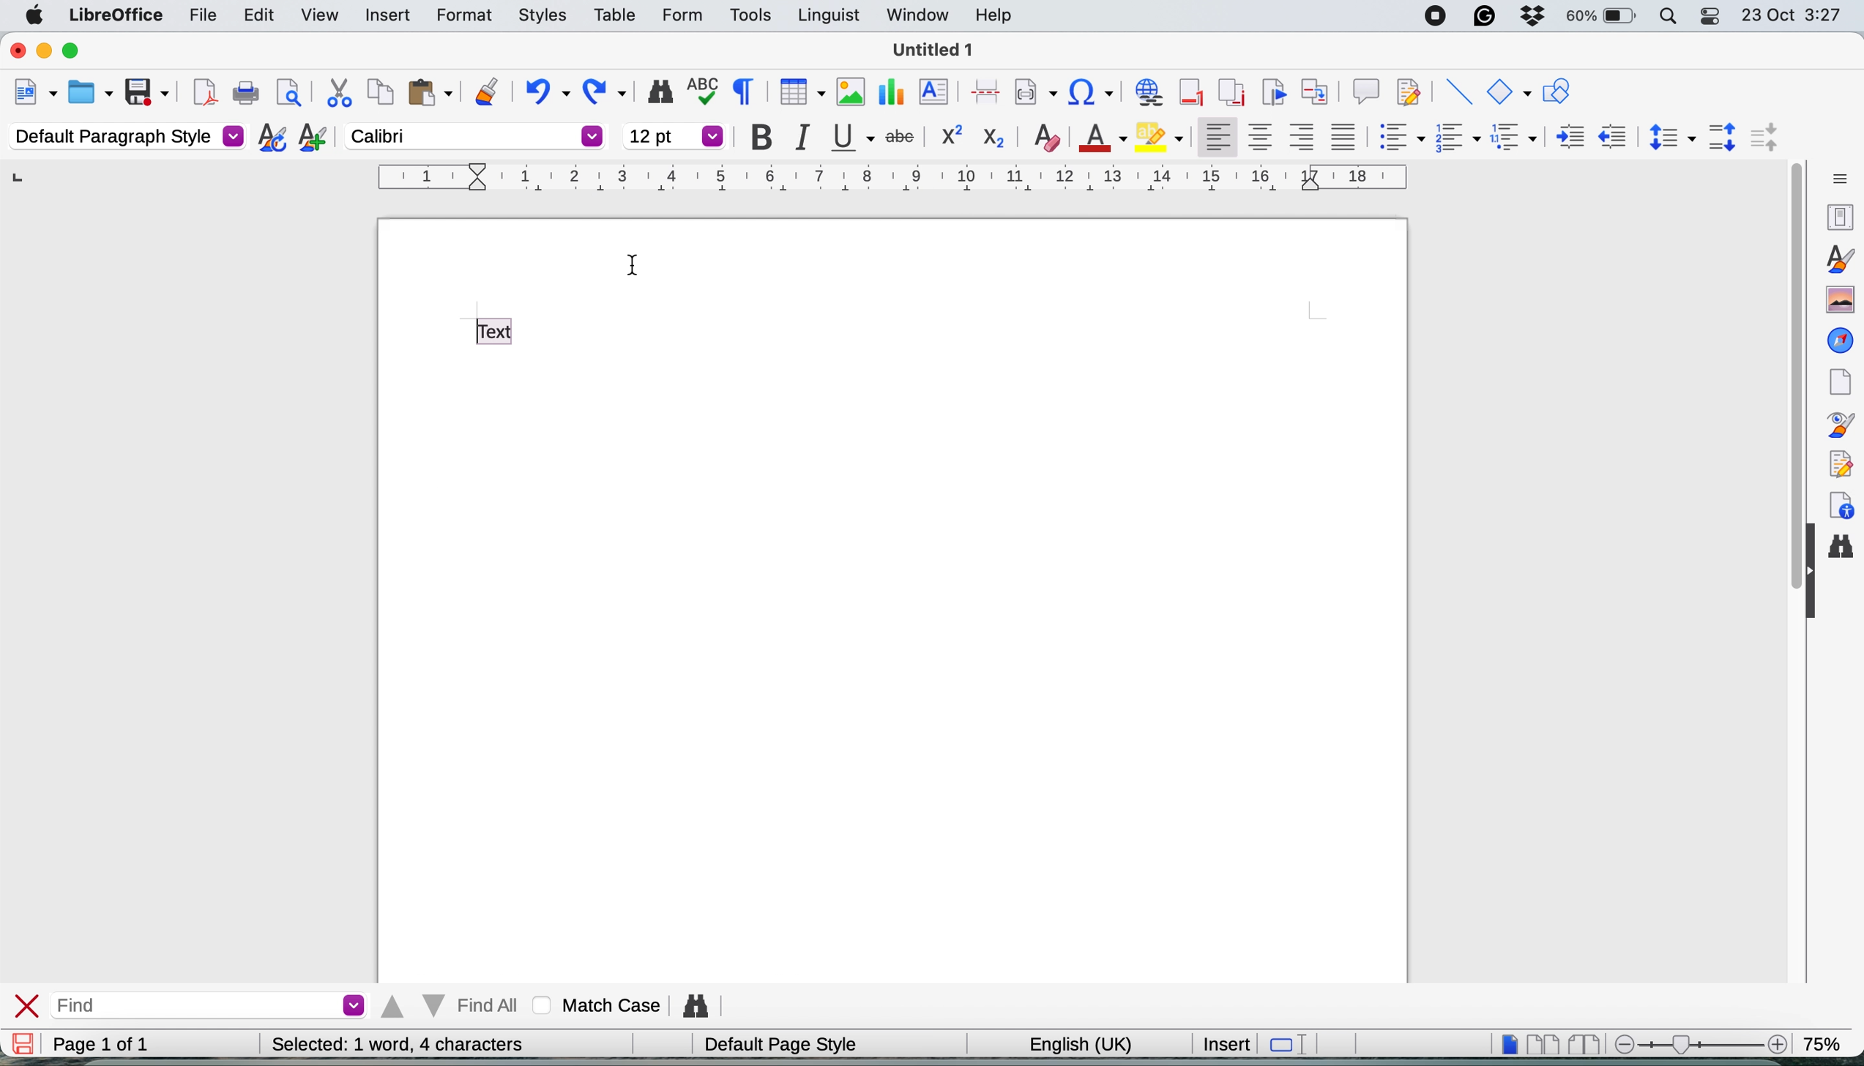  I want to click on show track change functions, so click(1412, 93).